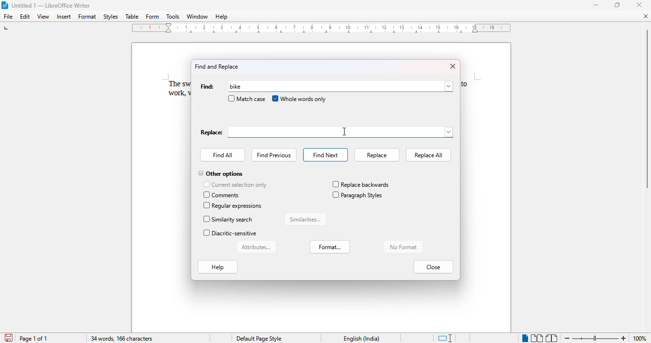 This screenshot has height=343, width=651. Describe the element at coordinates (341, 132) in the screenshot. I see `typing` at that location.